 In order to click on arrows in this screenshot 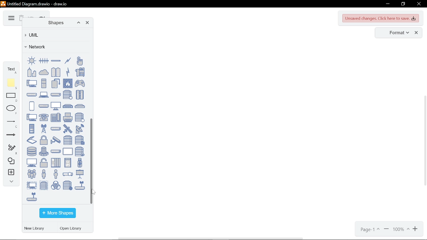, I will do `click(11, 136)`.